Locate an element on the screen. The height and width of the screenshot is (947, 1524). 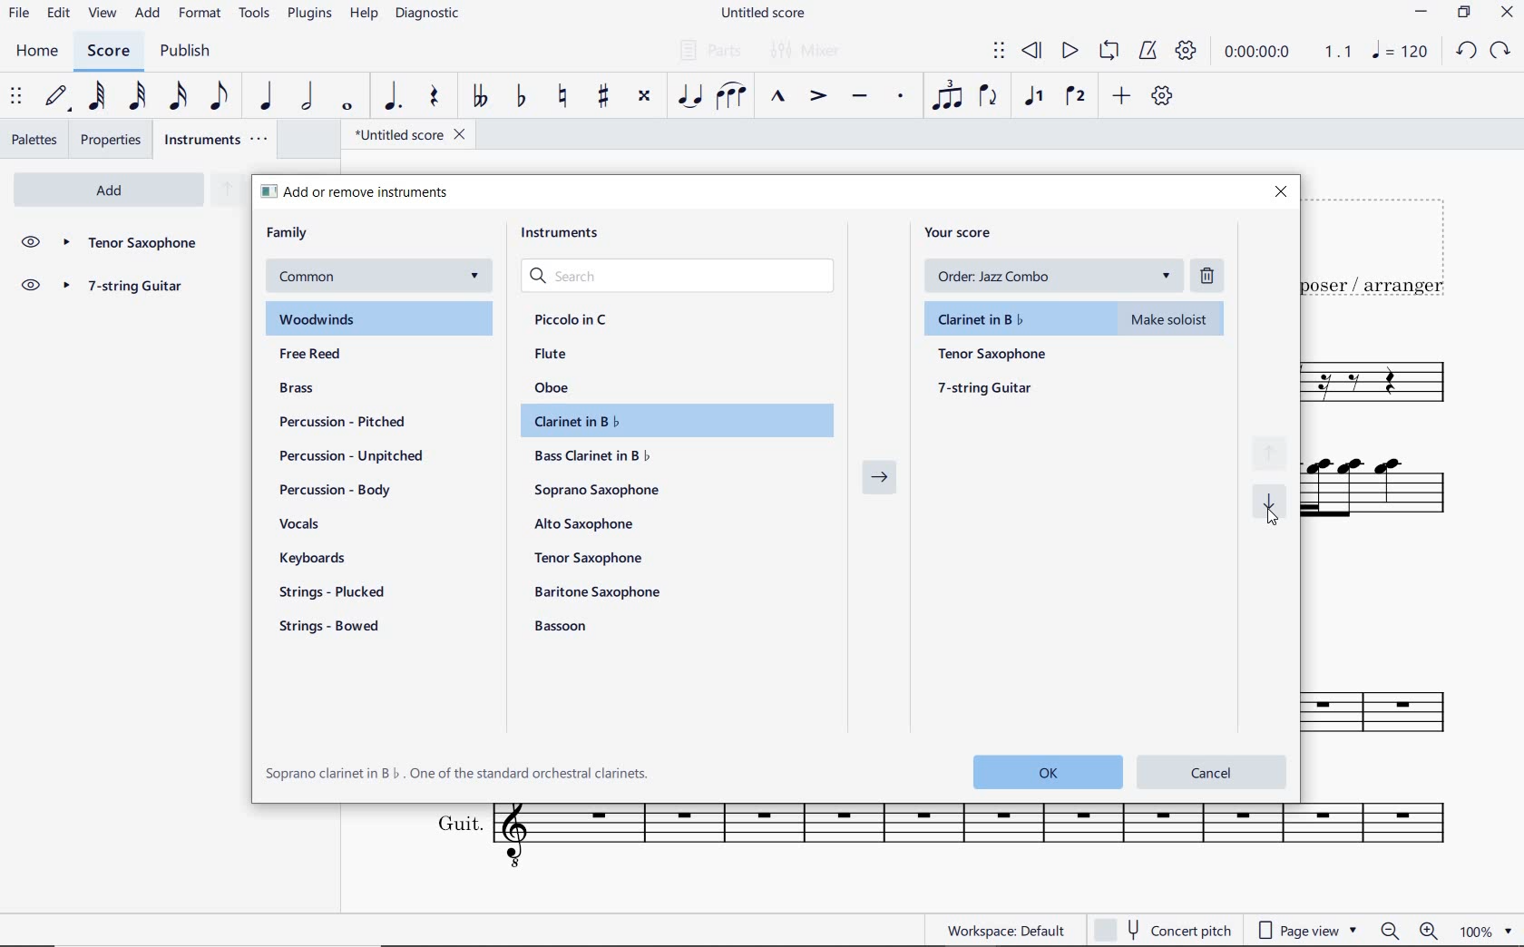
QUARTER NOTE is located at coordinates (268, 96).